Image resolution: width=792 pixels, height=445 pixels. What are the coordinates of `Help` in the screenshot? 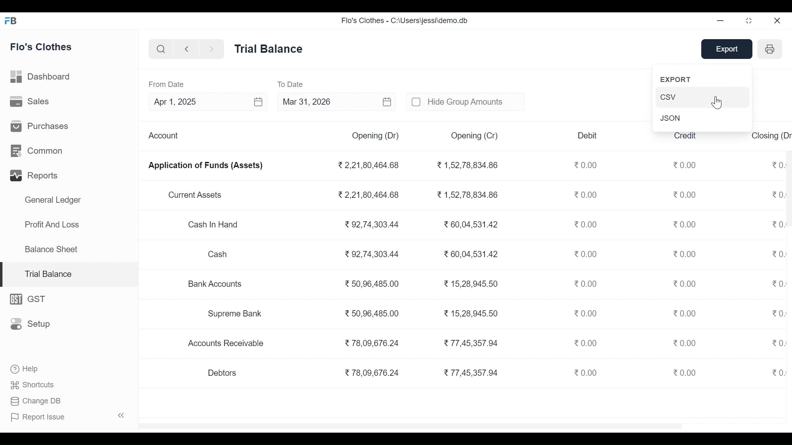 It's located at (23, 368).